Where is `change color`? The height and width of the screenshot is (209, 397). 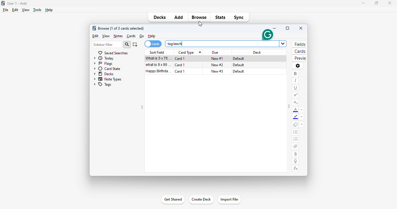 change color is located at coordinates (302, 109).